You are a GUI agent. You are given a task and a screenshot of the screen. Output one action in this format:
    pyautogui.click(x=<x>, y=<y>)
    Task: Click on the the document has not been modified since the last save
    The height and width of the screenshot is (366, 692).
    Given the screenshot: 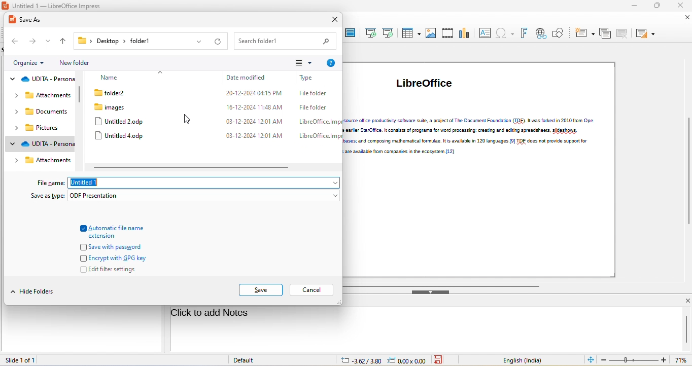 What is the action you would take?
    pyautogui.click(x=442, y=360)
    